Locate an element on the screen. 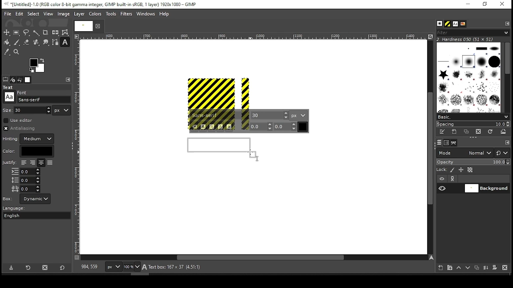 The height and width of the screenshot is (288, 513). antialiasing is located at coordinates (22, 128).